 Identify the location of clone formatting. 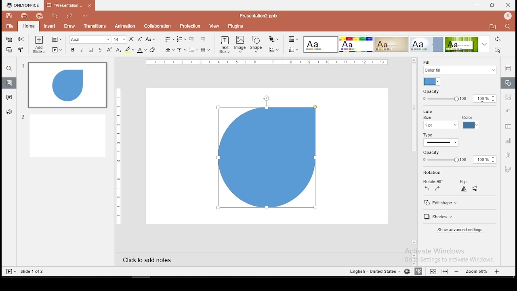
(21, 49).